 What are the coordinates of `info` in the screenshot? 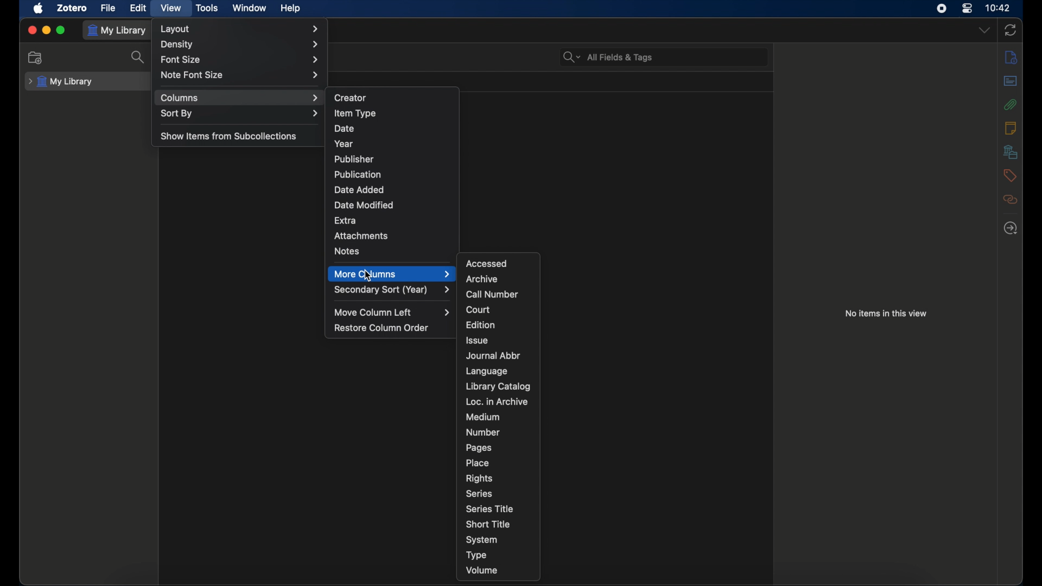 It's located at (1012, 58).